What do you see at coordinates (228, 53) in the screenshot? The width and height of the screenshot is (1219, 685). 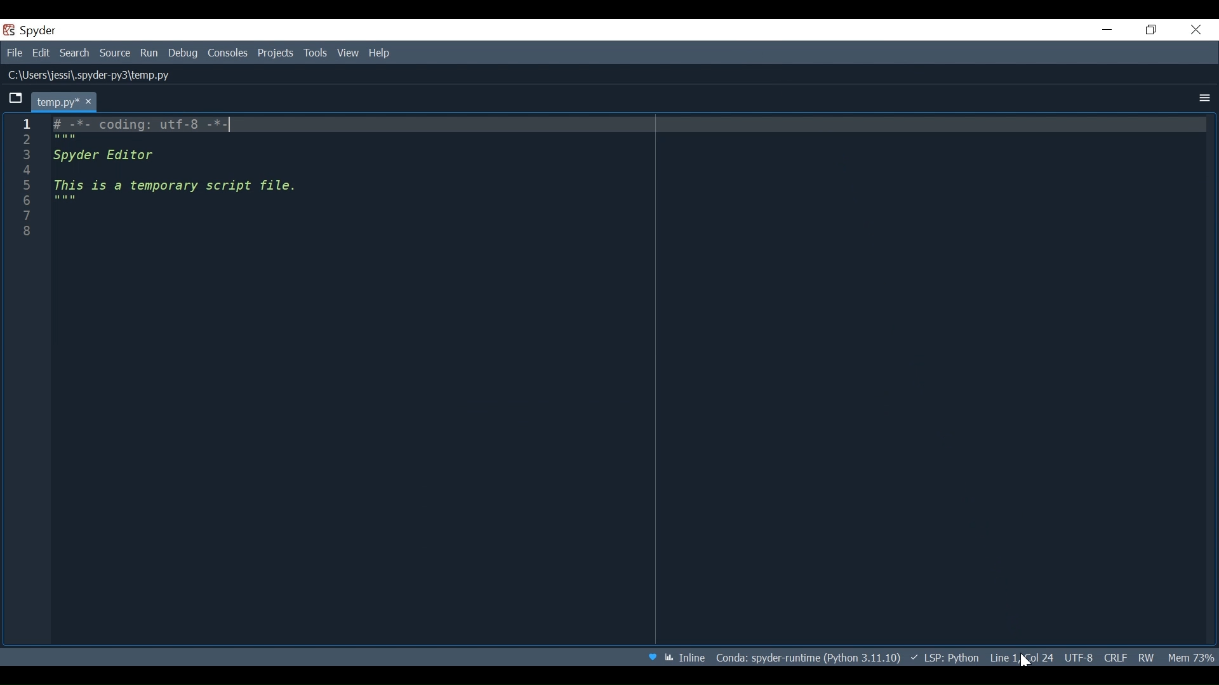 I see `Console` at bounding box center [228, 53].